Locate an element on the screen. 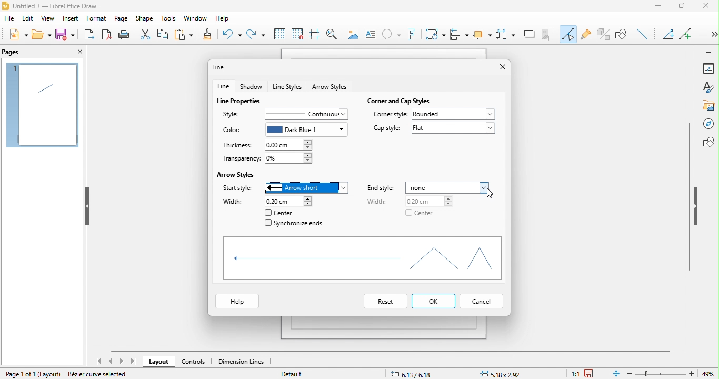  cap style is located at coordinates (385, 128).